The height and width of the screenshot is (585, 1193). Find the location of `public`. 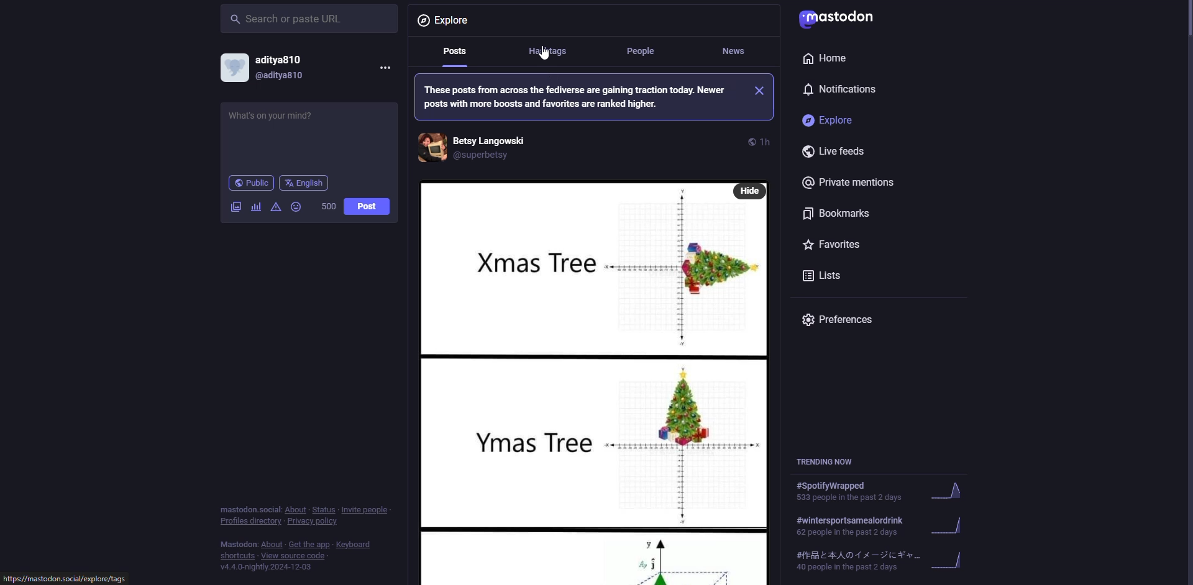

public is located at coordinates (250, 183).